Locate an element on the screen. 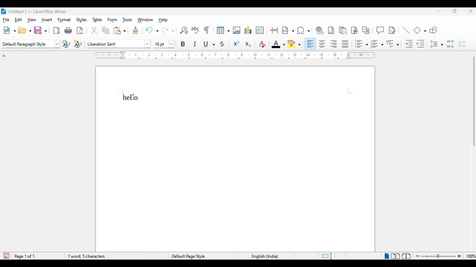 The image size is (476, 267). justified is located at coordinates (345, 44).